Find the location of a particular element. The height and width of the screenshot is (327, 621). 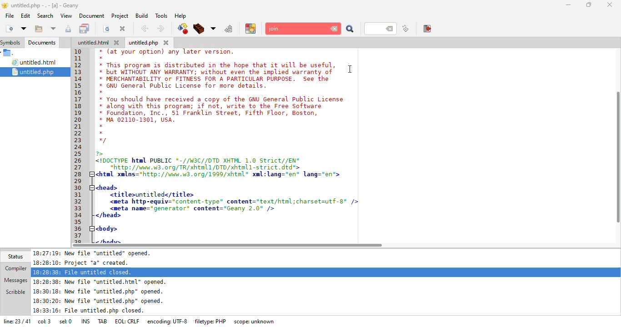

* MERCHANTABILITY or FITNESS FOR A PARTICULAR PURPOSE.  See the is located at coordinates (217, 79).